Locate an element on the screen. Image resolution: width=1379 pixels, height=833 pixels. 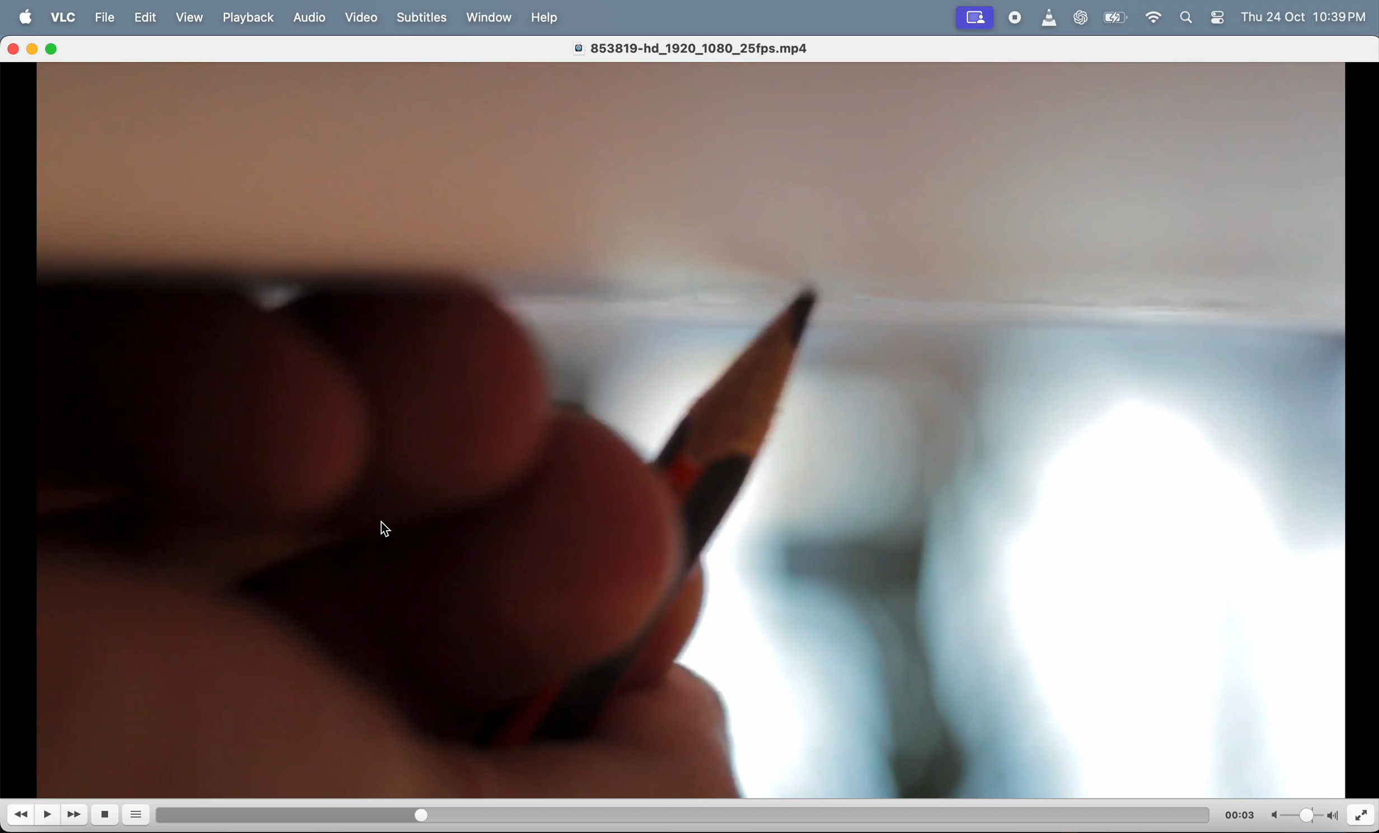
chatgpt is located at coordinates (1085, 18).